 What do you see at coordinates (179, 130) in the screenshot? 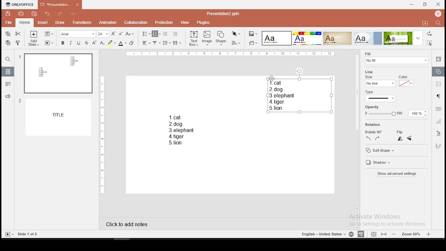
I see `text box` at bounding box center [179, 130].